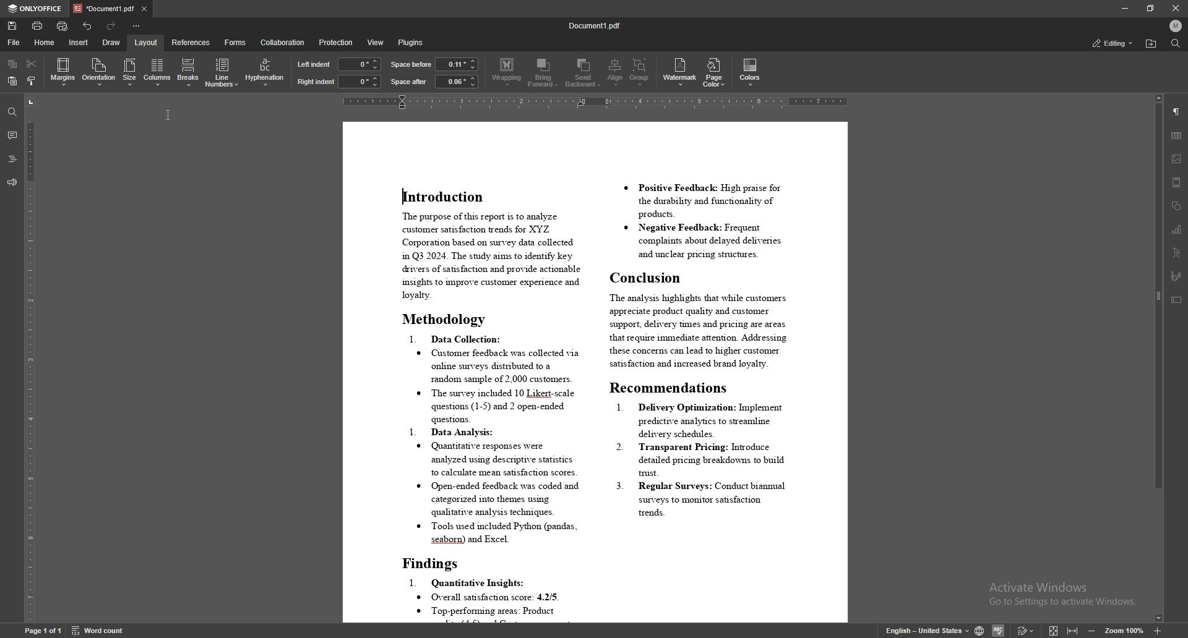  What do you see at coordinates (640, 73) in the screenshot?
I see `group` at bounding box center [640, 73].